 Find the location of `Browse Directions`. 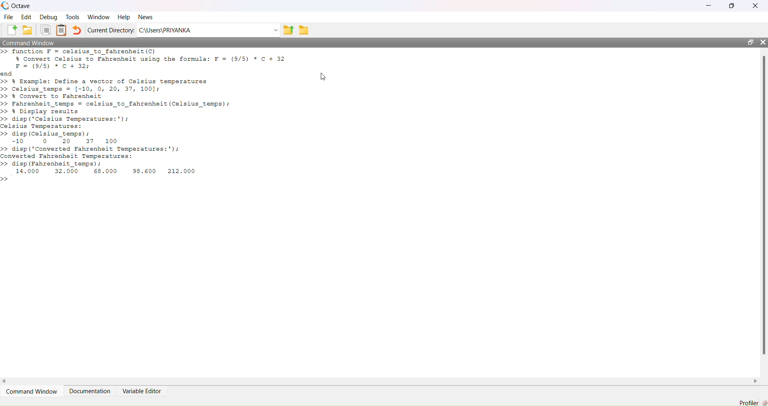

Browse Directions is located at coordinates (304, 30).